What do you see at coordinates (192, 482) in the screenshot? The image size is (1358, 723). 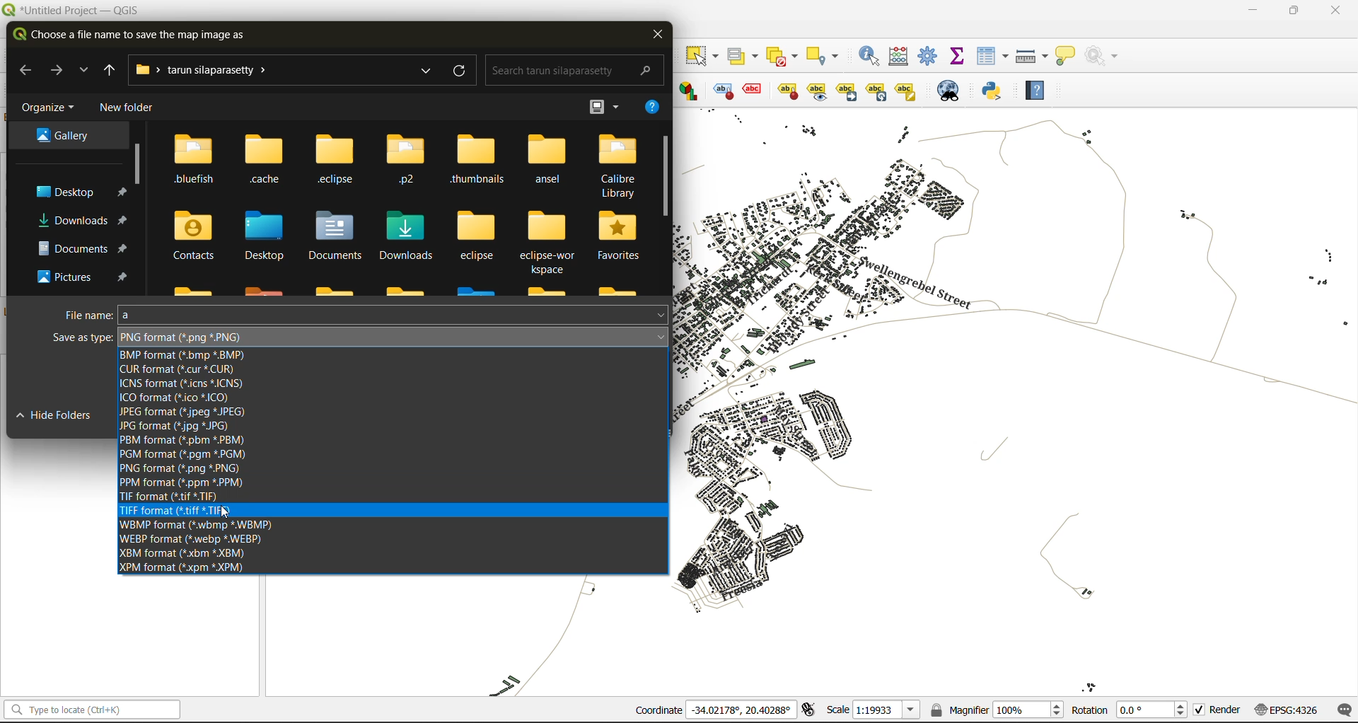 I see `ppm` at bounding box center [192, 482].